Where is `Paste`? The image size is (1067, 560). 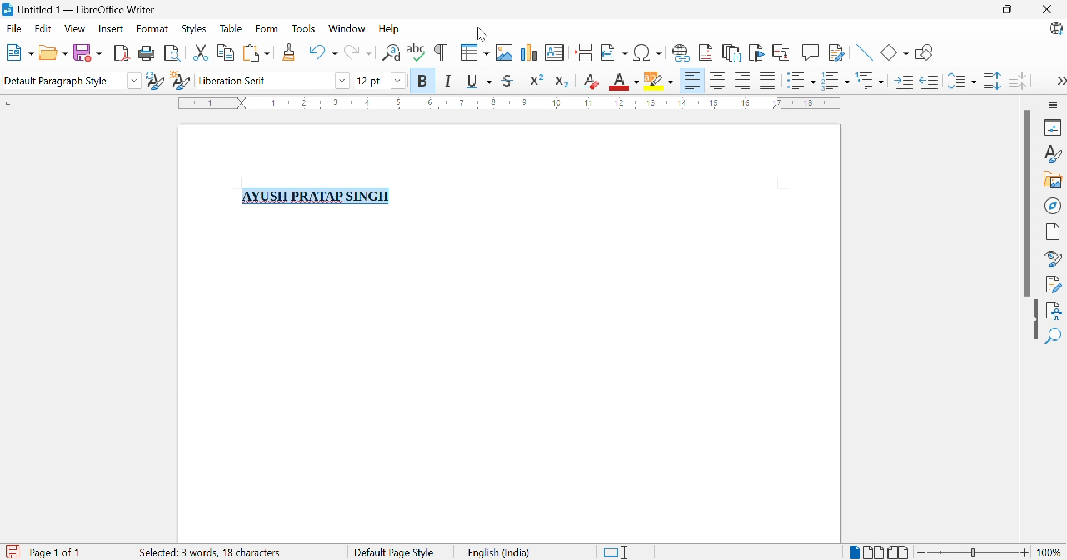
Paste is located at coordinates (256, 52).